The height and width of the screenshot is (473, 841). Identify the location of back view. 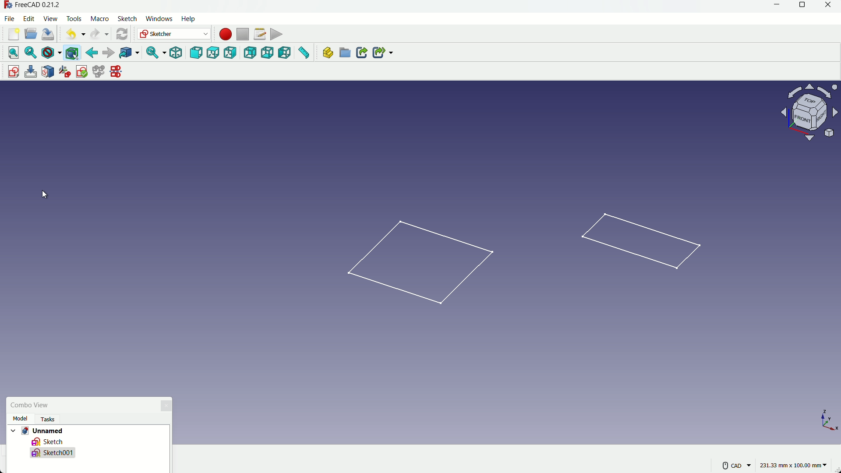
(250, 53).